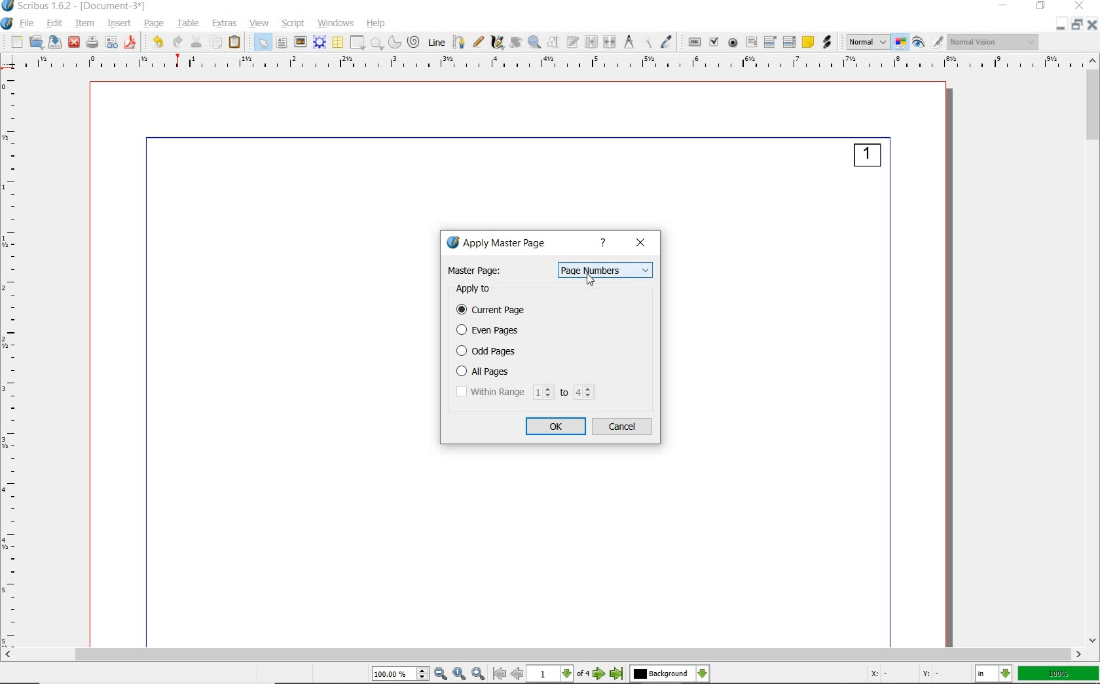 The image size is (1100, 684). Describe the element at coordinates (543, 655) in the screenshot. I see `scrollbar` at that location.